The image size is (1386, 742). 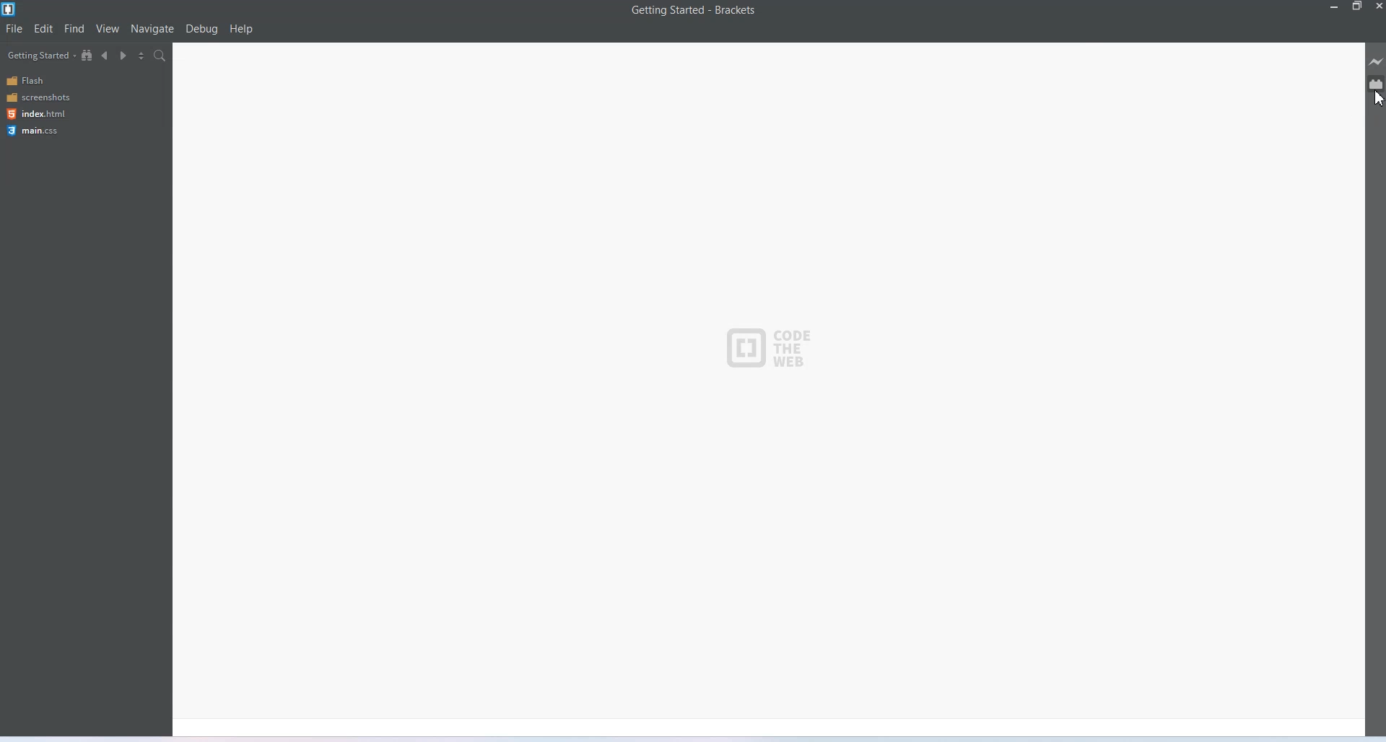 I want to click on Getting started, so click(x=40, y=55).